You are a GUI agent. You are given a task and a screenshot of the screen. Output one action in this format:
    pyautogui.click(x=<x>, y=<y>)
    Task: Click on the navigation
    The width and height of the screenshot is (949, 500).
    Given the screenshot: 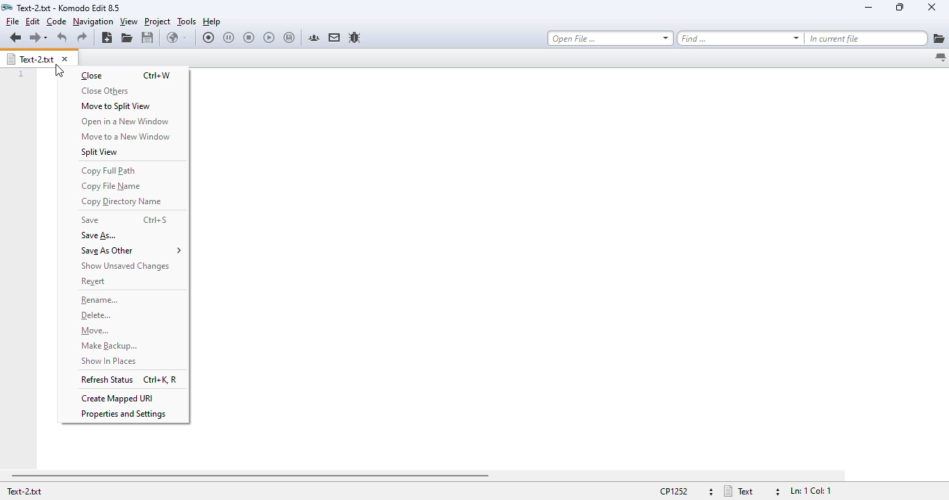 What is the action you would take?
    pyautogui.click(x=92, y=22)
    